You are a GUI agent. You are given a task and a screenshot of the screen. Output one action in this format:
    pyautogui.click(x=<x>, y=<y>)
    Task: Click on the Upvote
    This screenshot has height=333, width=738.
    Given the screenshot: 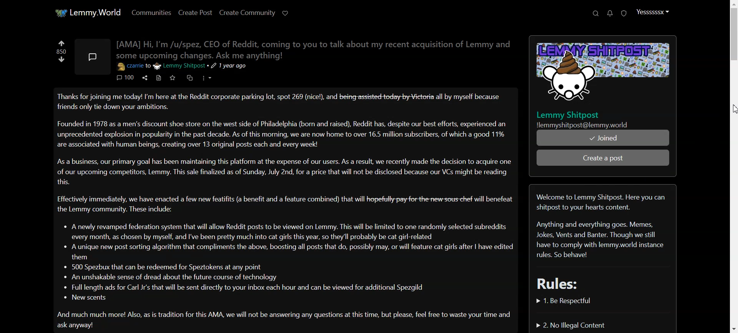 What is the action you would take?
    pyautogui.click(x=61, y=43)
    